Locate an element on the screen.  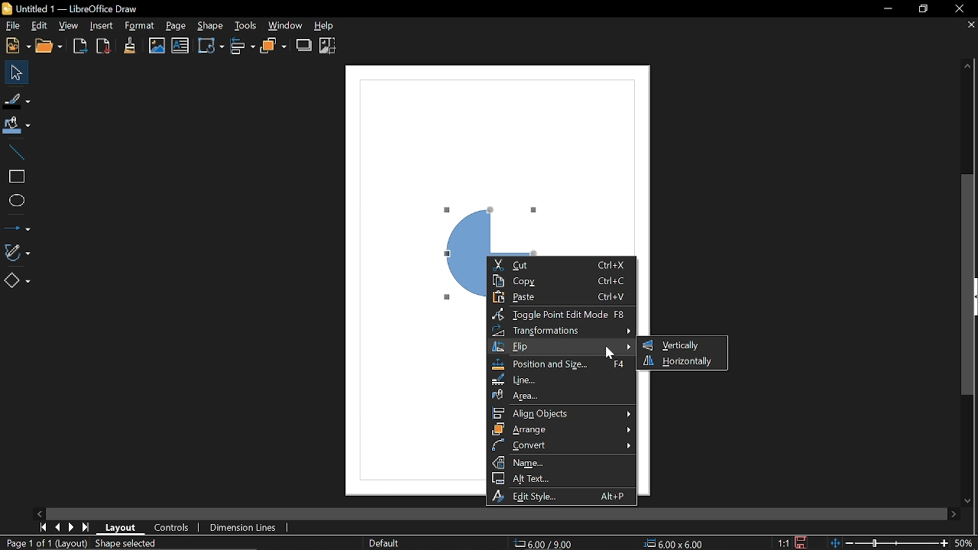
Size is located at coordinates (675, 543).